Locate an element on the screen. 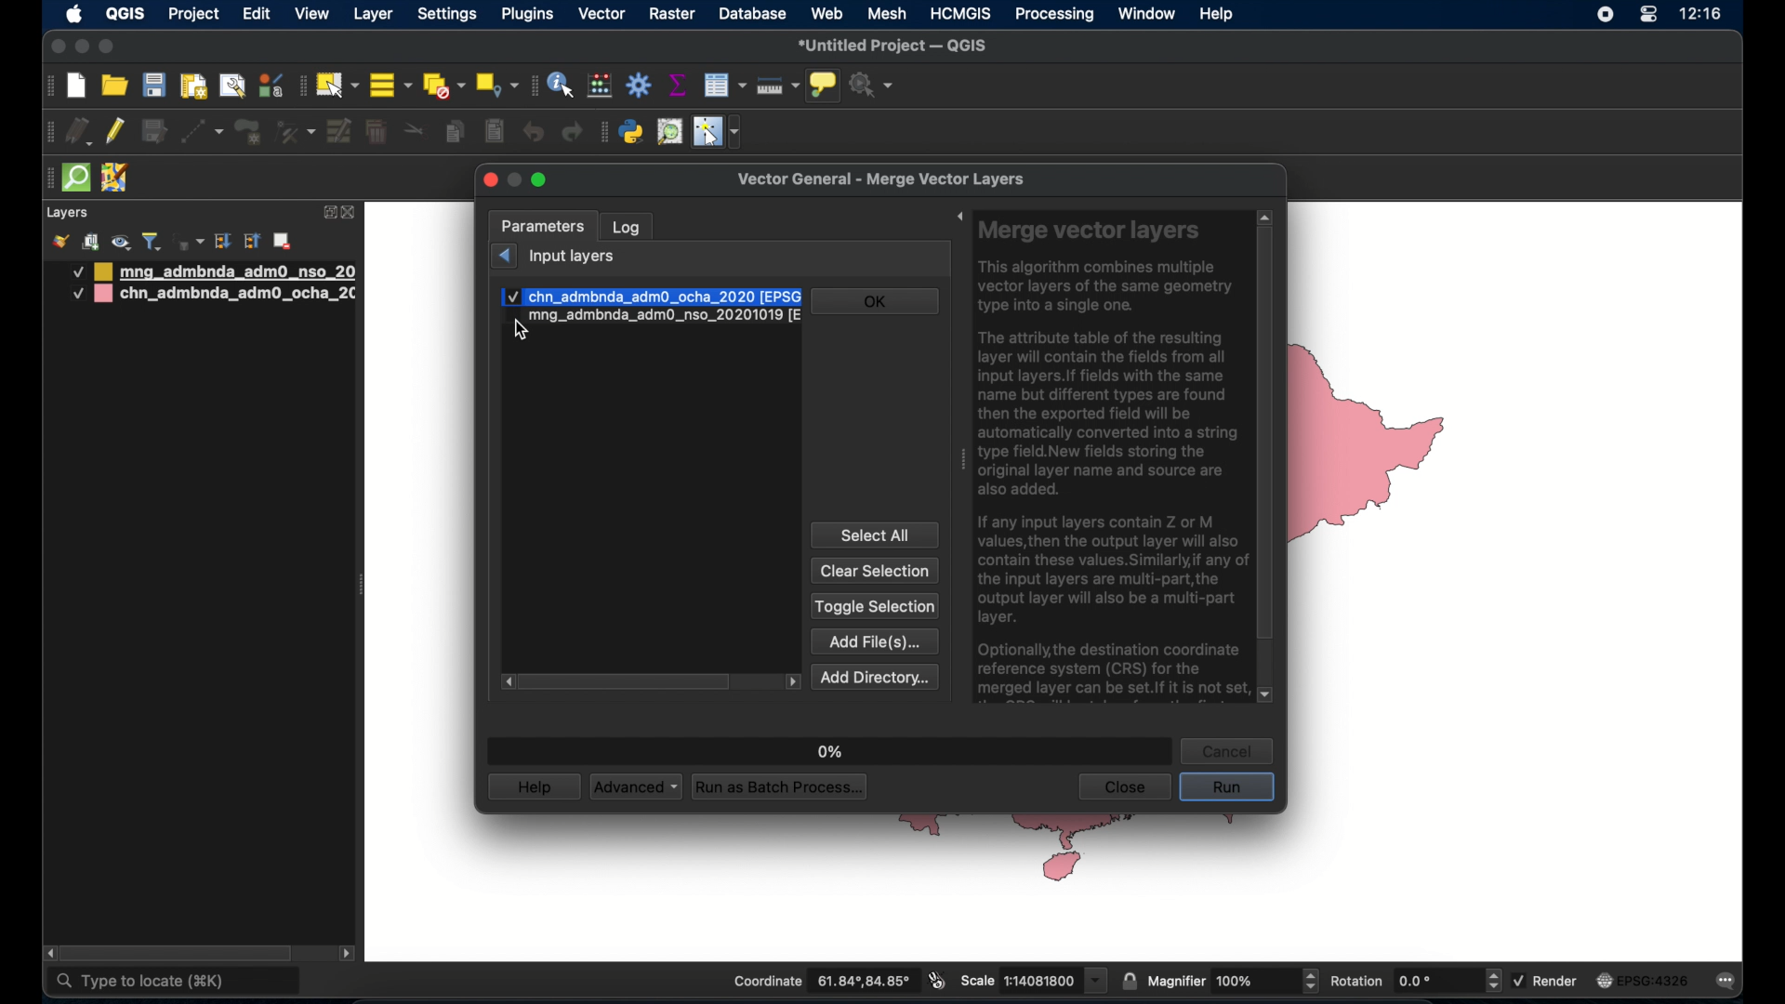 The height and width of the screenshot is (1004, 1785). close is located at coordinates (490, 181).